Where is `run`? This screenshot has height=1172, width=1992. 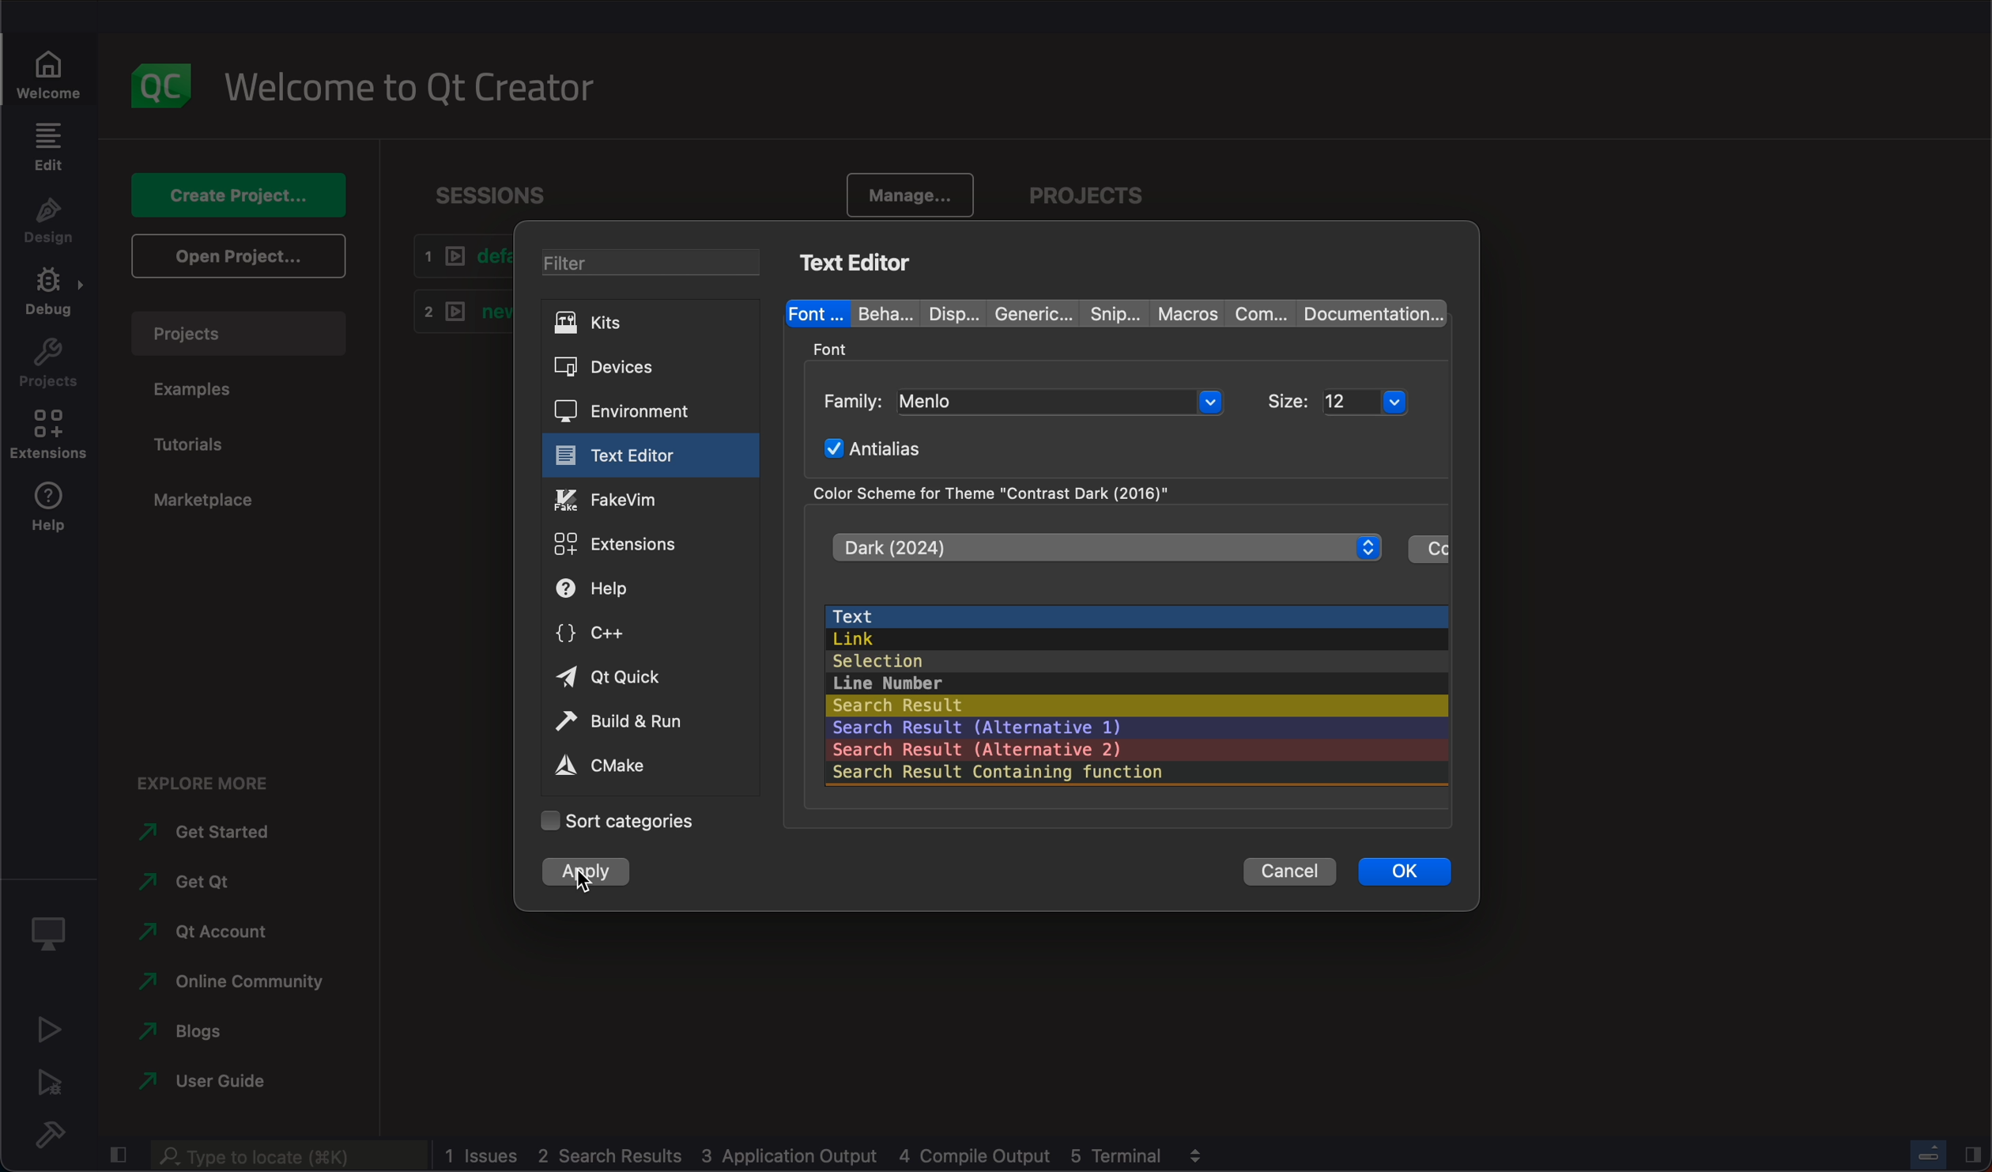 run is located at coordinates (45, 1032).